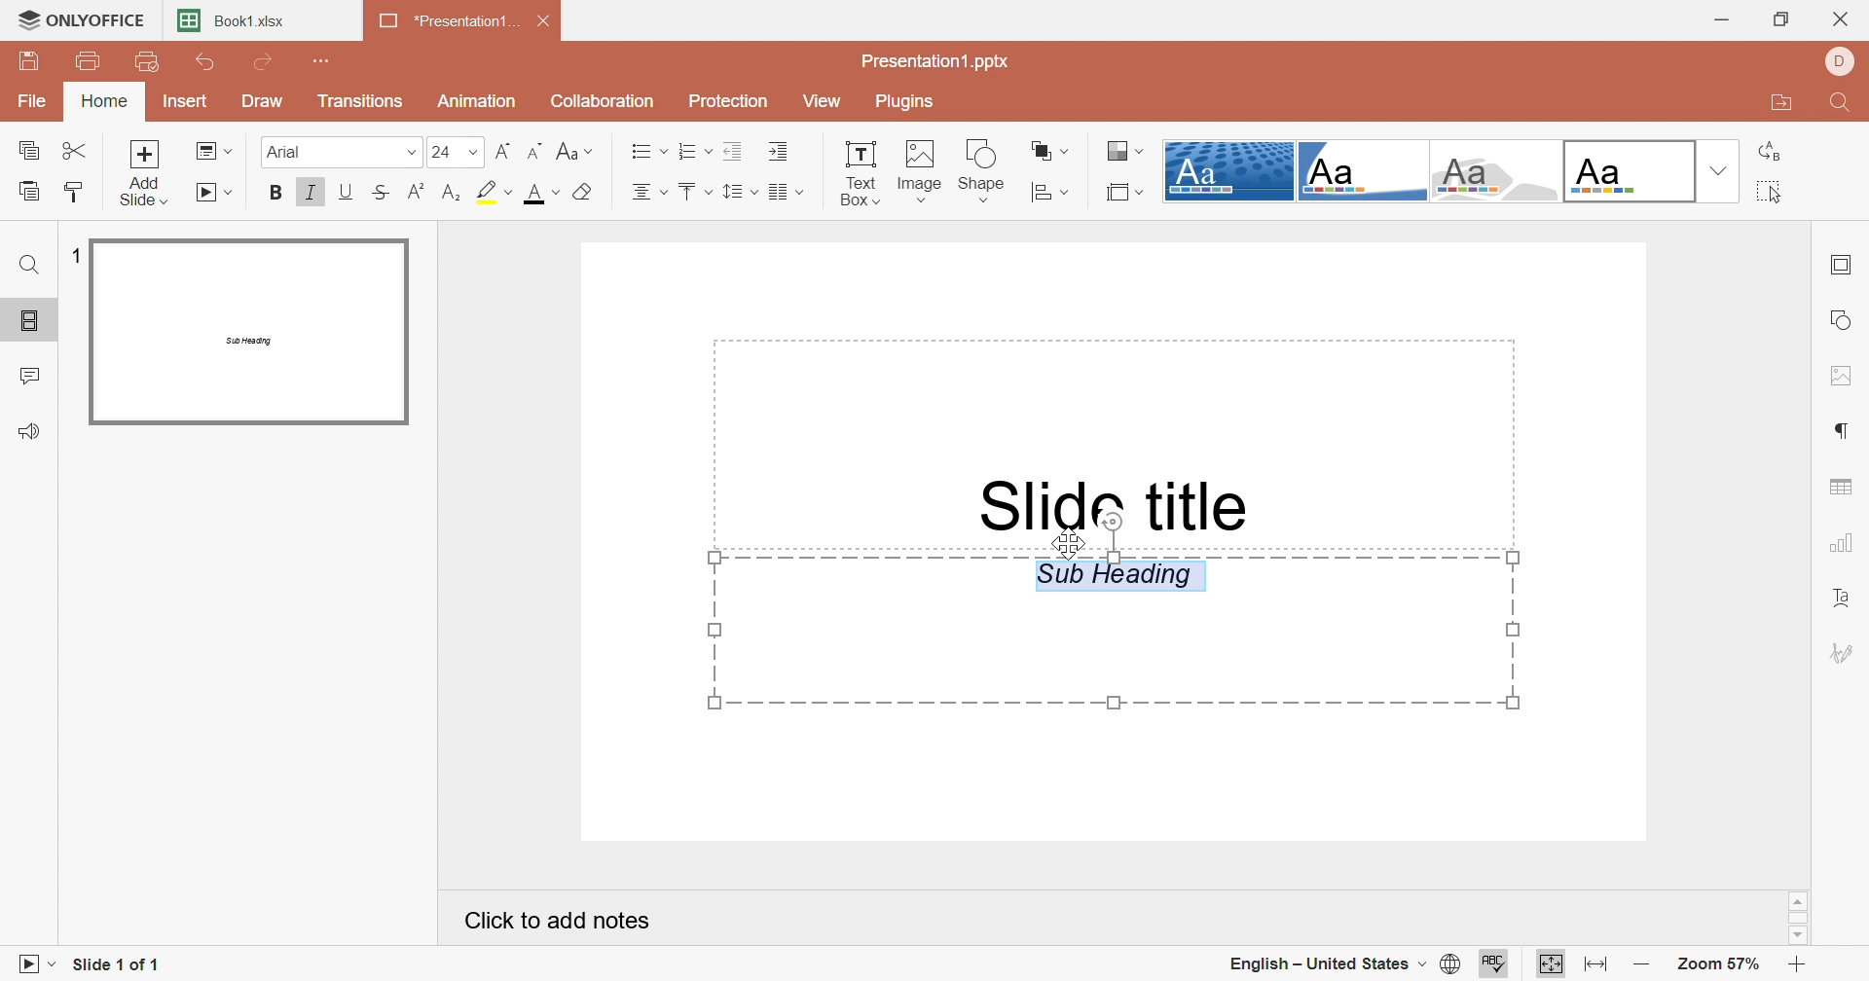 The image size is (1869, 981). I want to click on Bold, so click(274, 192).